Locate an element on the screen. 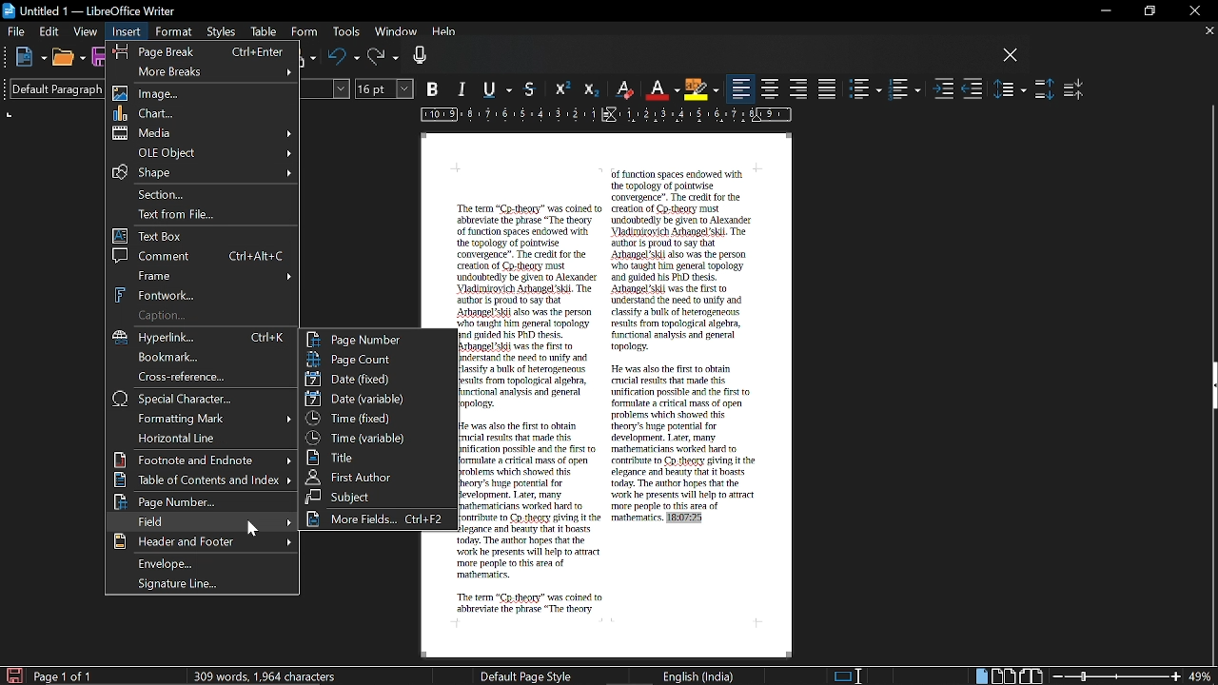 This screenshot has width=1218, height=685. Default page style is located at coordinates (526, 675).